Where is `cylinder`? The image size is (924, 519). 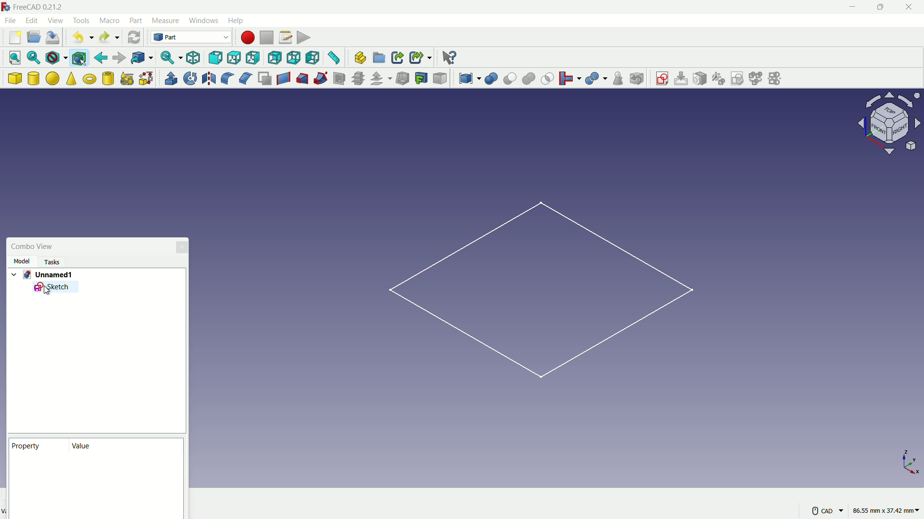 cylinder is located at coordinates (34, 78).